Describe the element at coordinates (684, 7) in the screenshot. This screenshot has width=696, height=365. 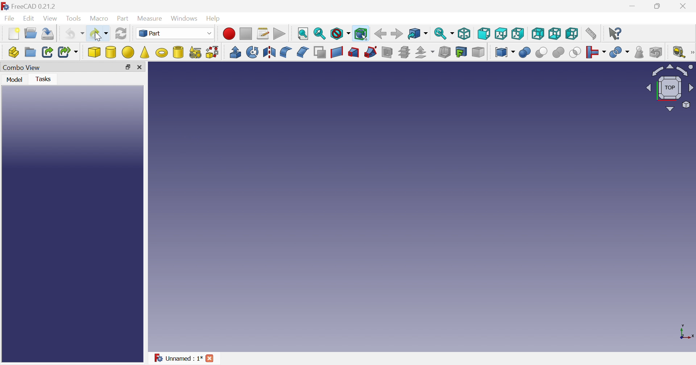
I see `Close` at that location.